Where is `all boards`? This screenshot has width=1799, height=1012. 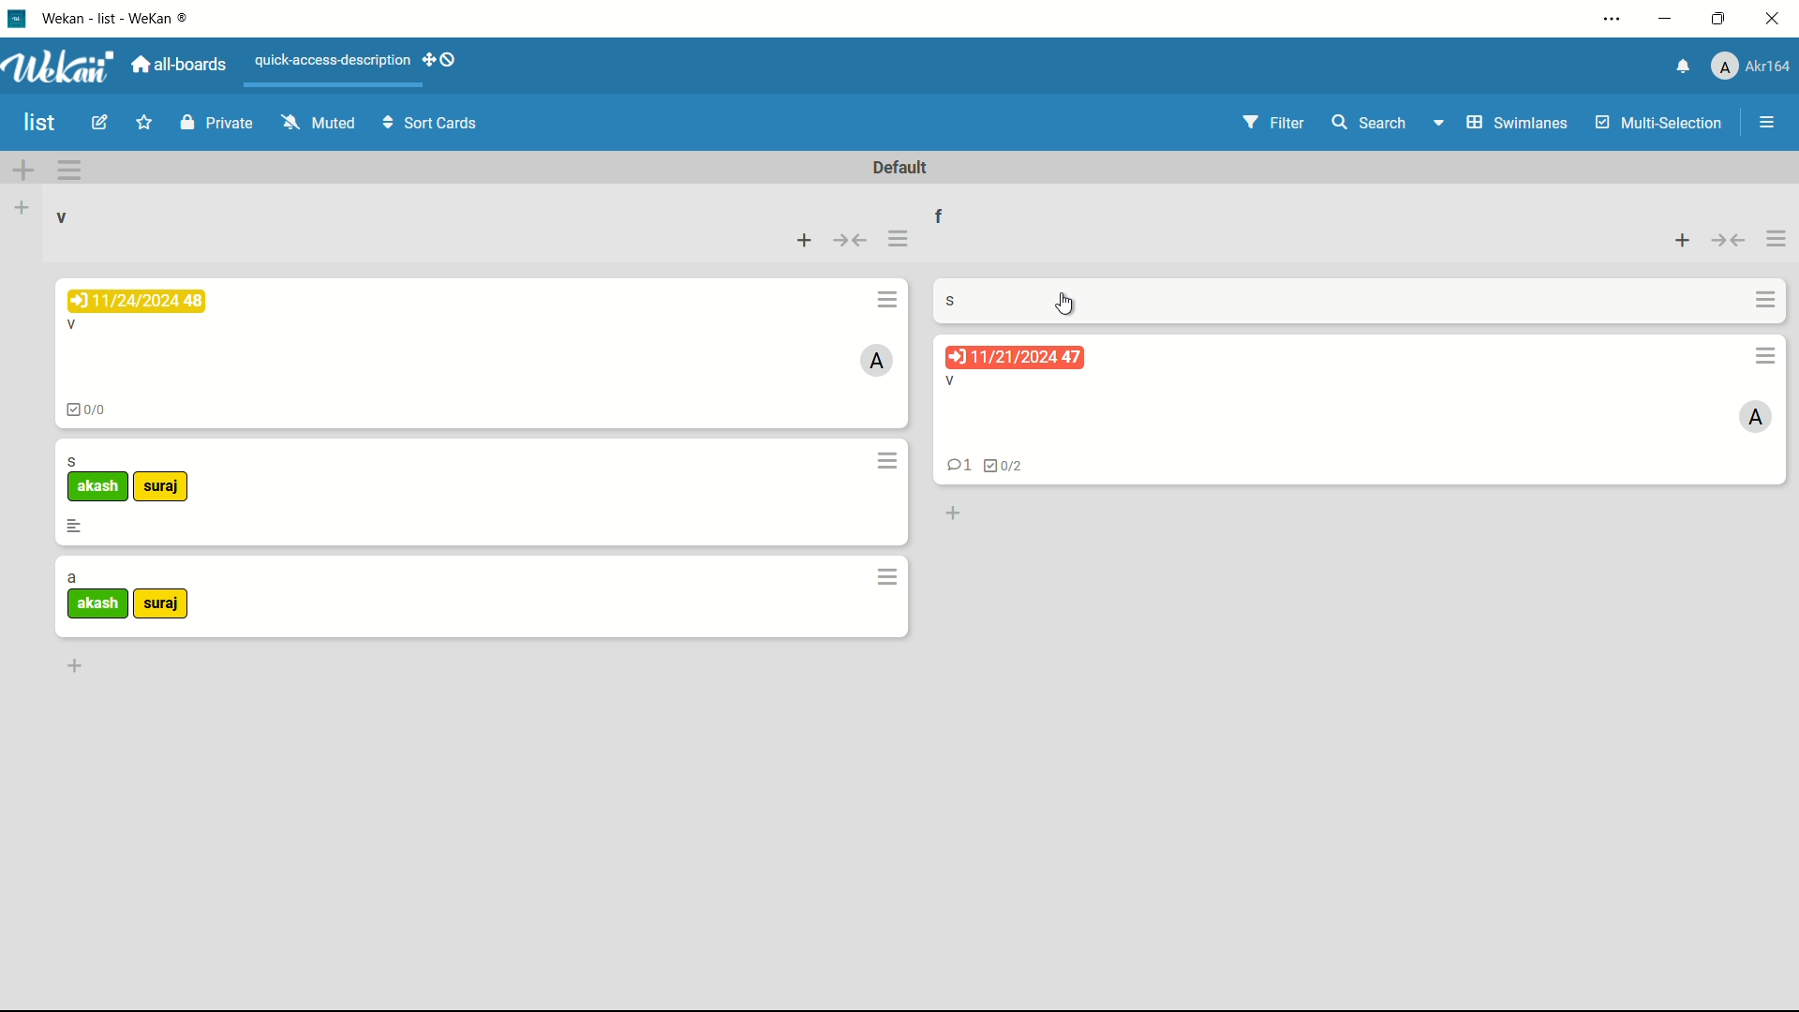
all boards is located at coordinates (176, 67).